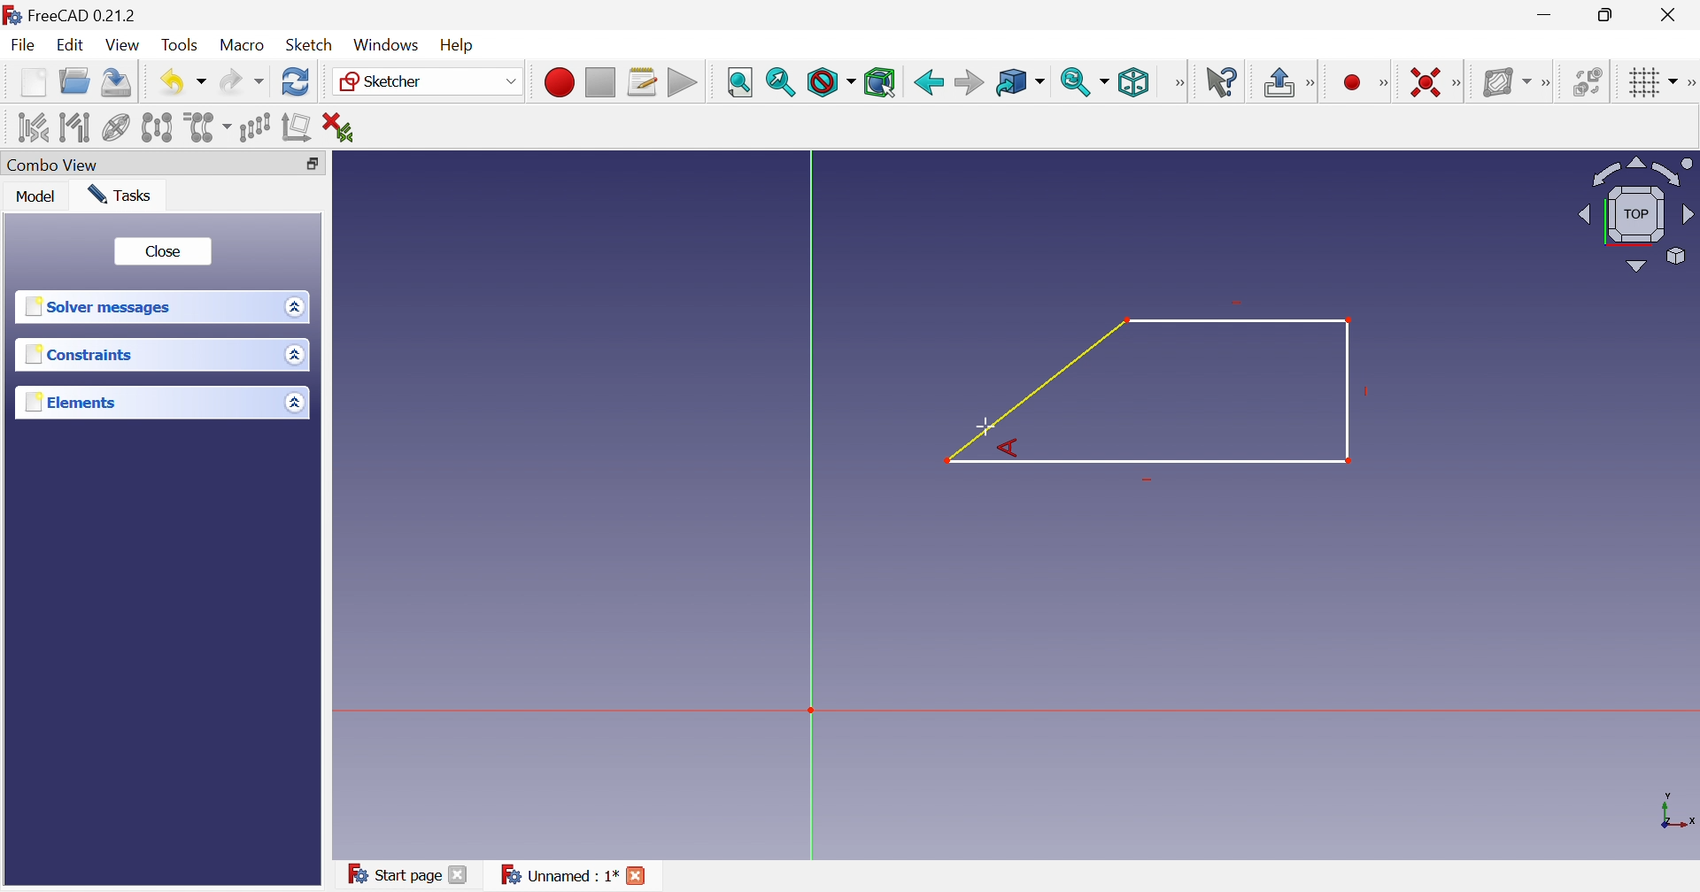 The height and width of the screenshot is (892, 1700). Describe the element at coordinates (296, 84) in the screenshot. I see `Refresh` at that location.